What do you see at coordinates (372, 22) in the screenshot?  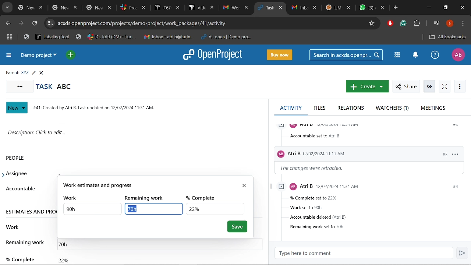 I see `Add/remove bookmark` at bounding box center [372, 22].